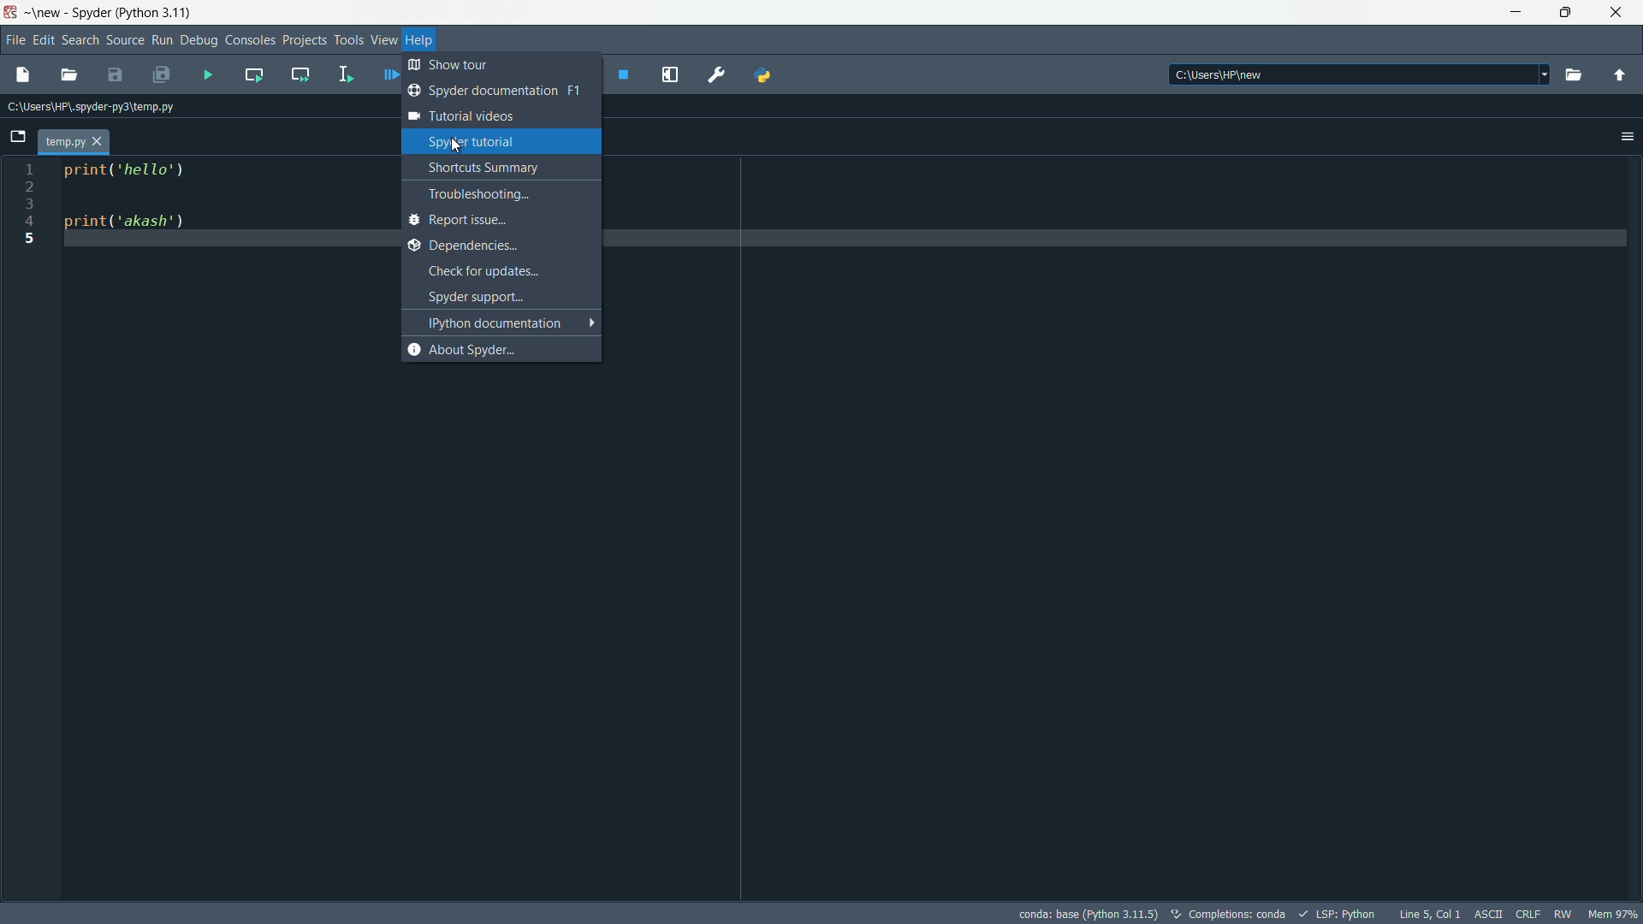  Describe the element at coordinates (341, 73) in the screenshot. I see `run selection or current line` at that location.